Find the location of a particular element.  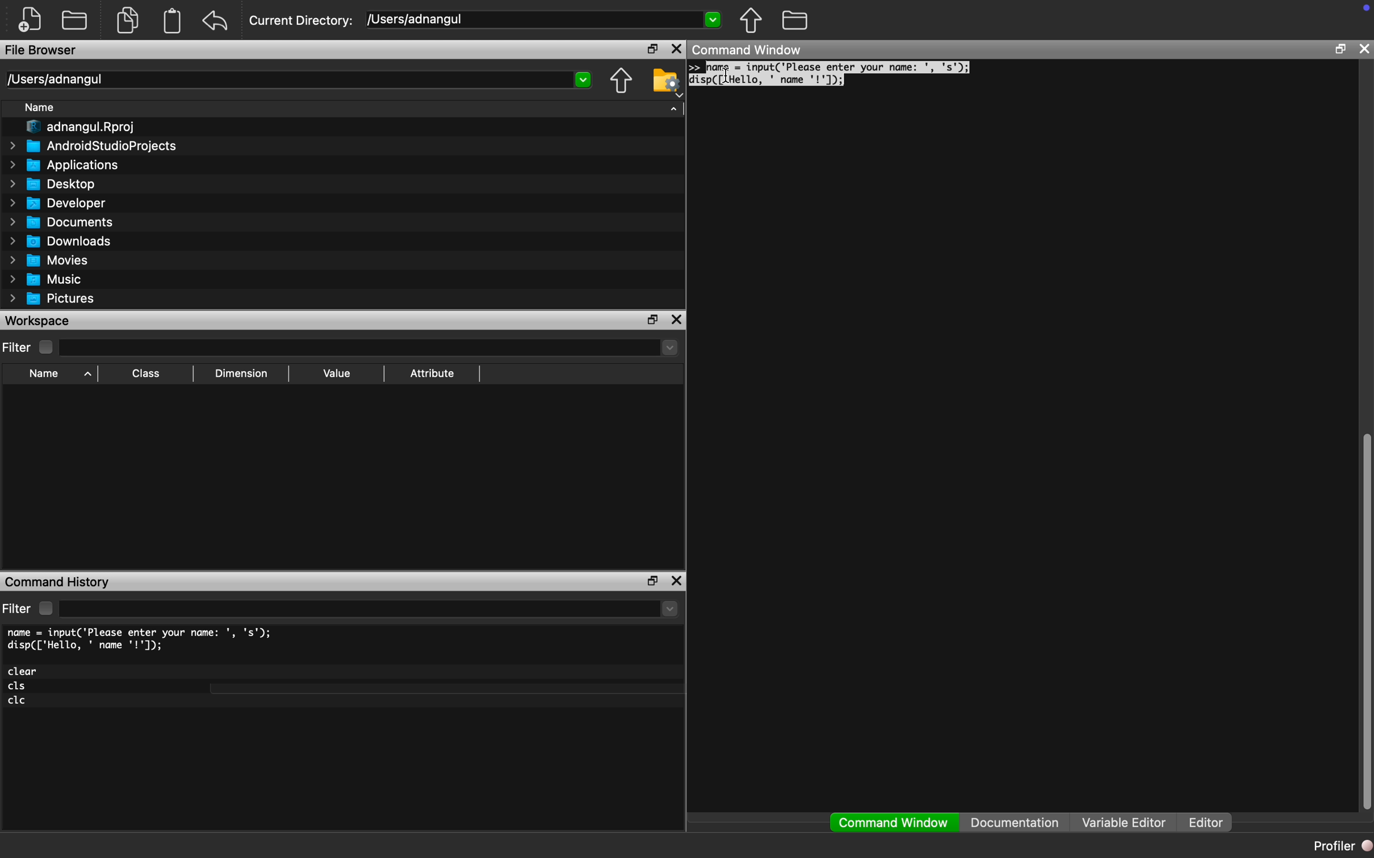

icon is located at coordinates (1366, 7).